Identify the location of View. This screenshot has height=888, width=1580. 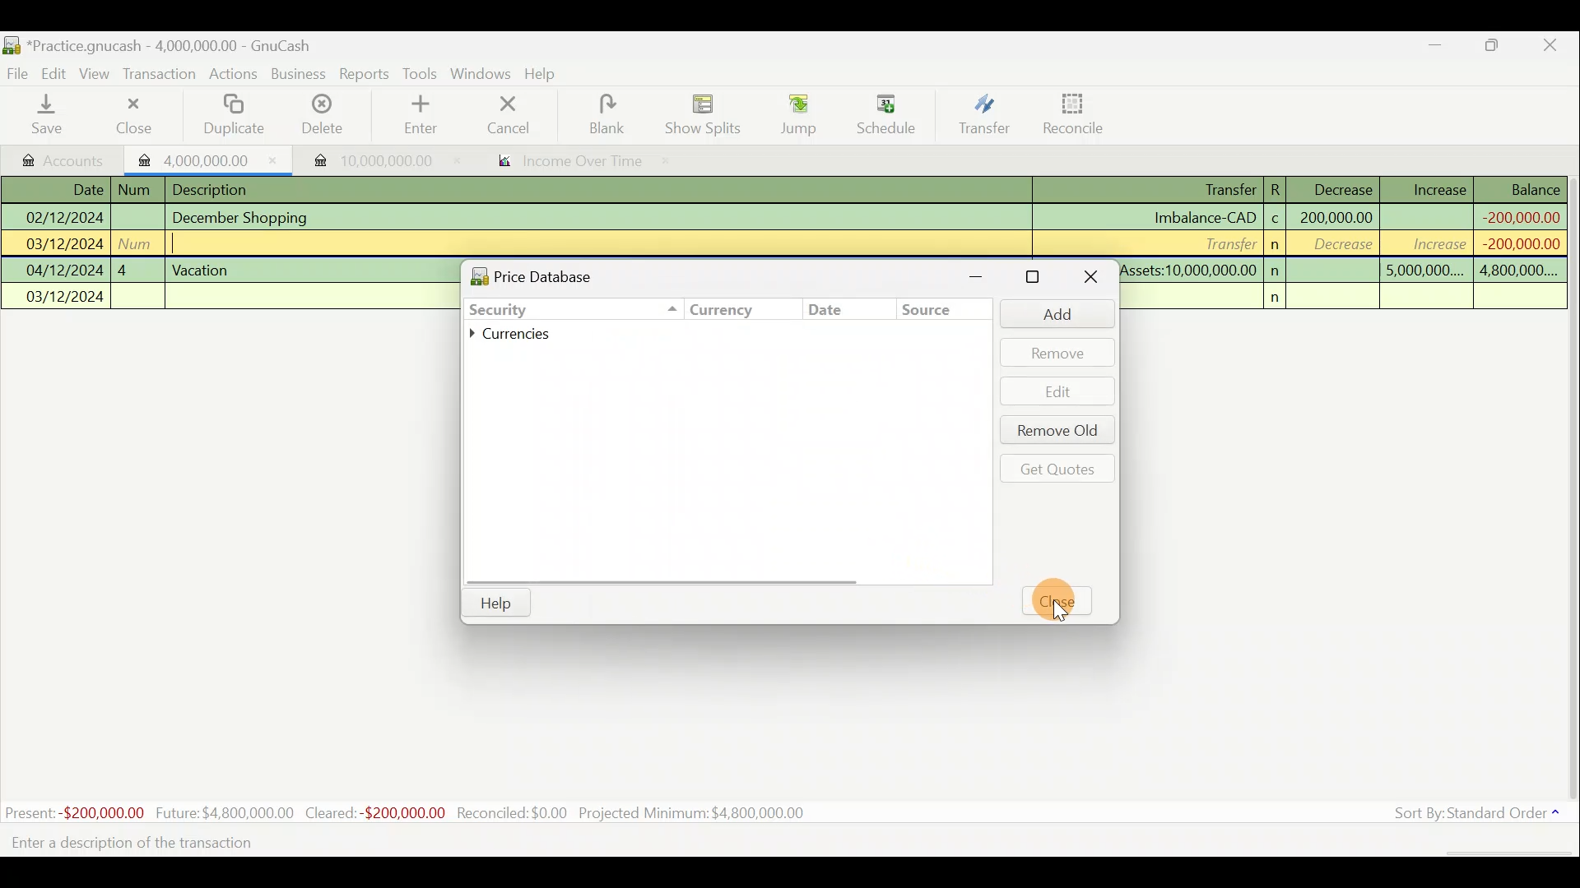
(100, 73).